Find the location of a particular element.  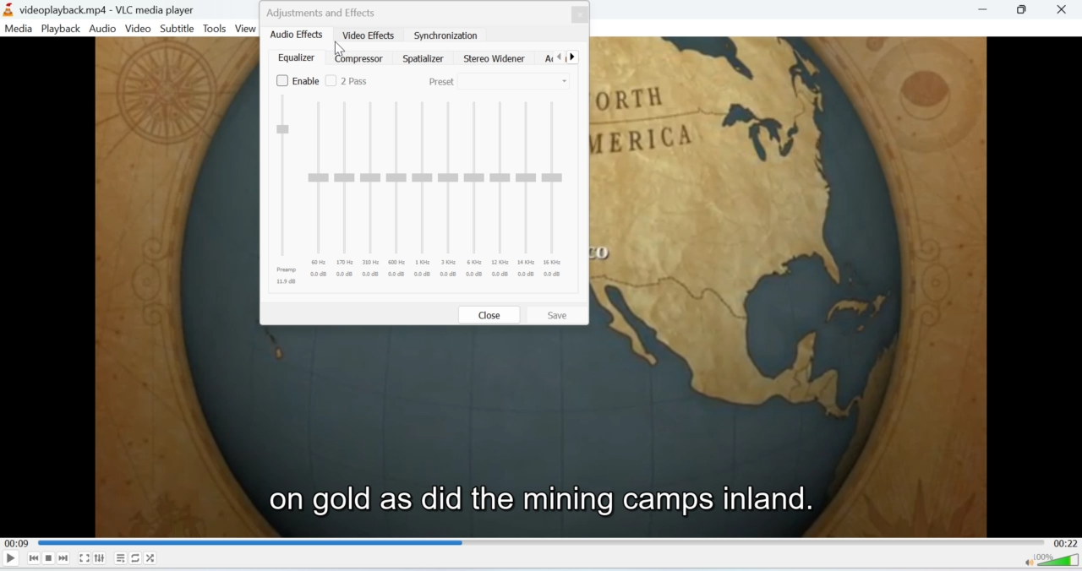

Save is located at coordinates (560, 314).